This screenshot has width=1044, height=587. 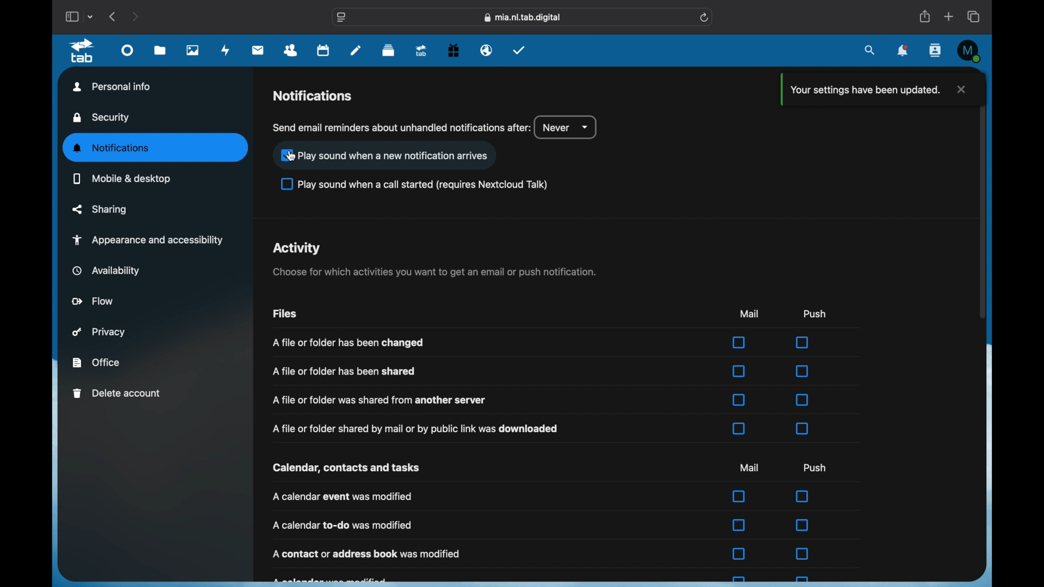 What do you see at coordinates (368, 554) in the screenshot?
I see `info` at bounding box center [368, 554].